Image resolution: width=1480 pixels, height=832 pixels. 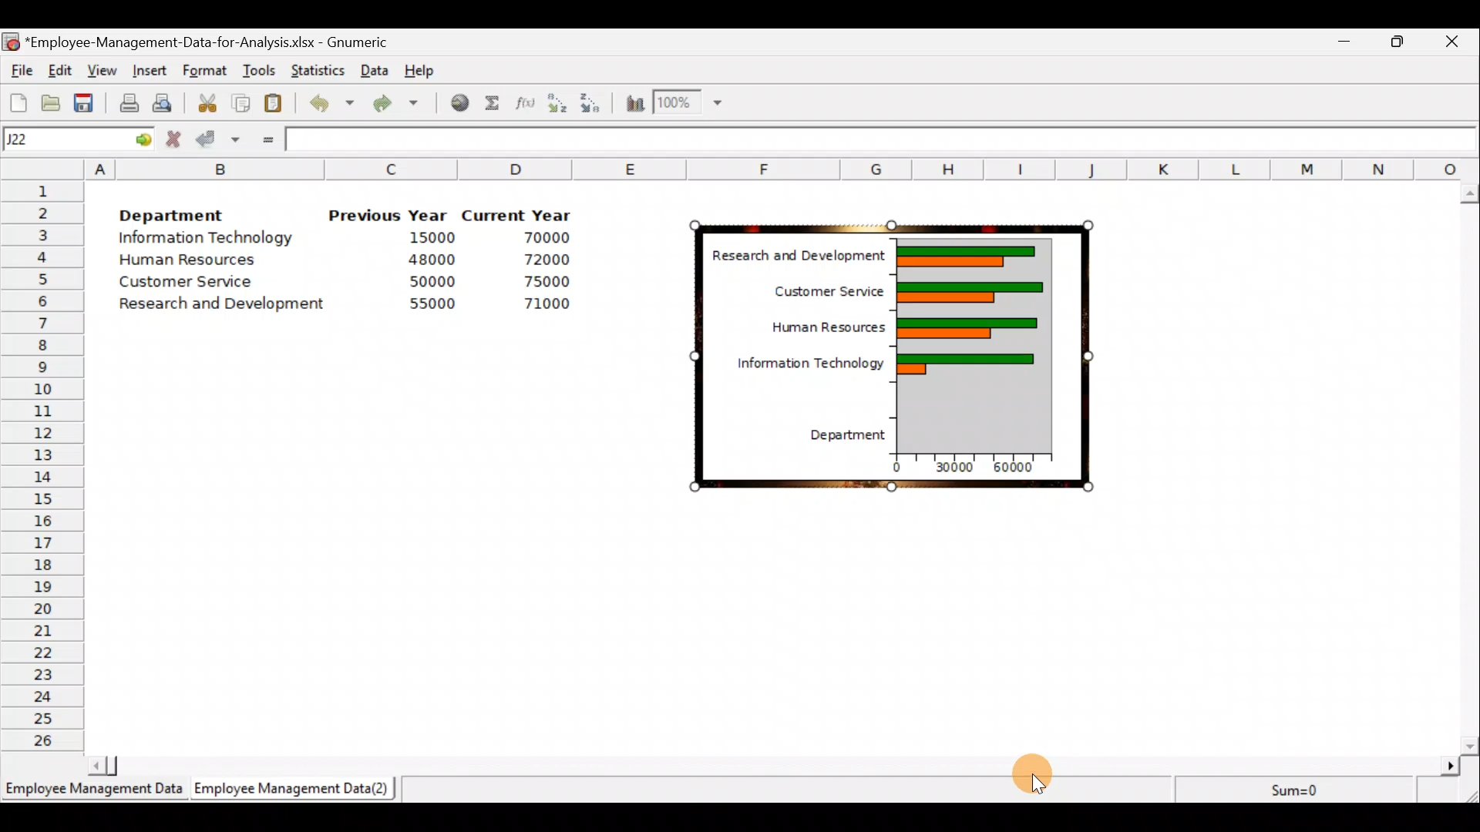 I want to click on Undo last action, so click(x=333, y=106).